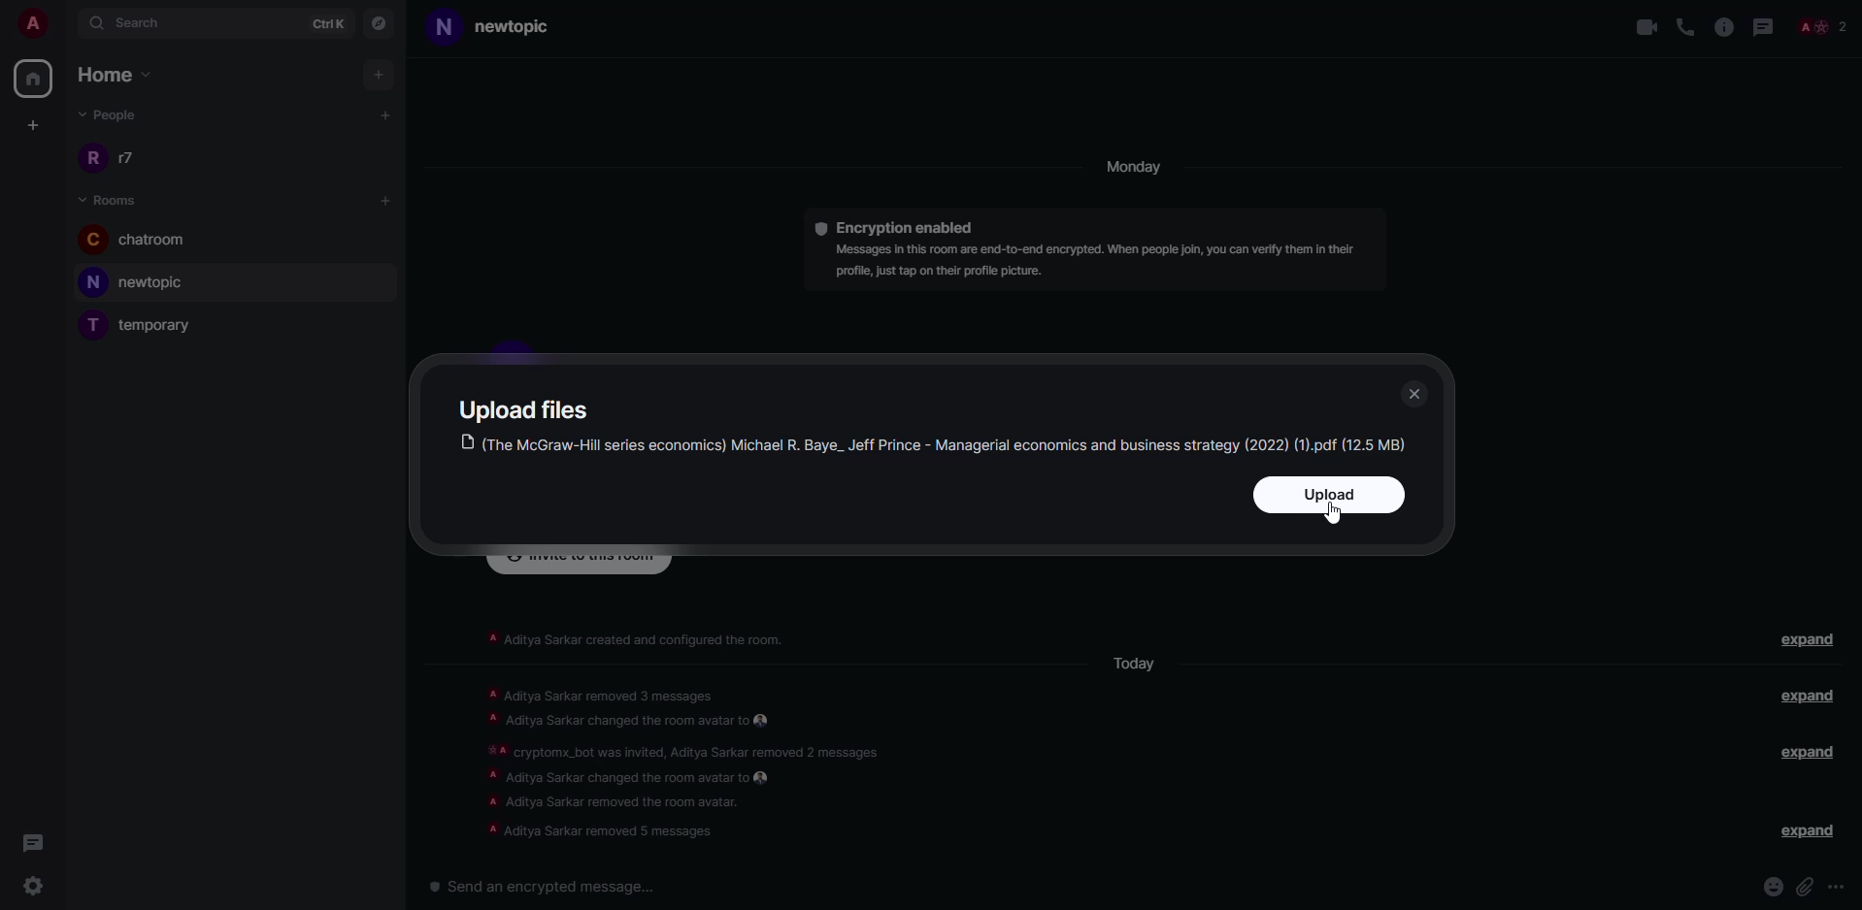 The image size is (1862, 910). What do you see at coordinates (1767, 26) in the screenshot?
I see `threads` at bounding box center [1767, 26].